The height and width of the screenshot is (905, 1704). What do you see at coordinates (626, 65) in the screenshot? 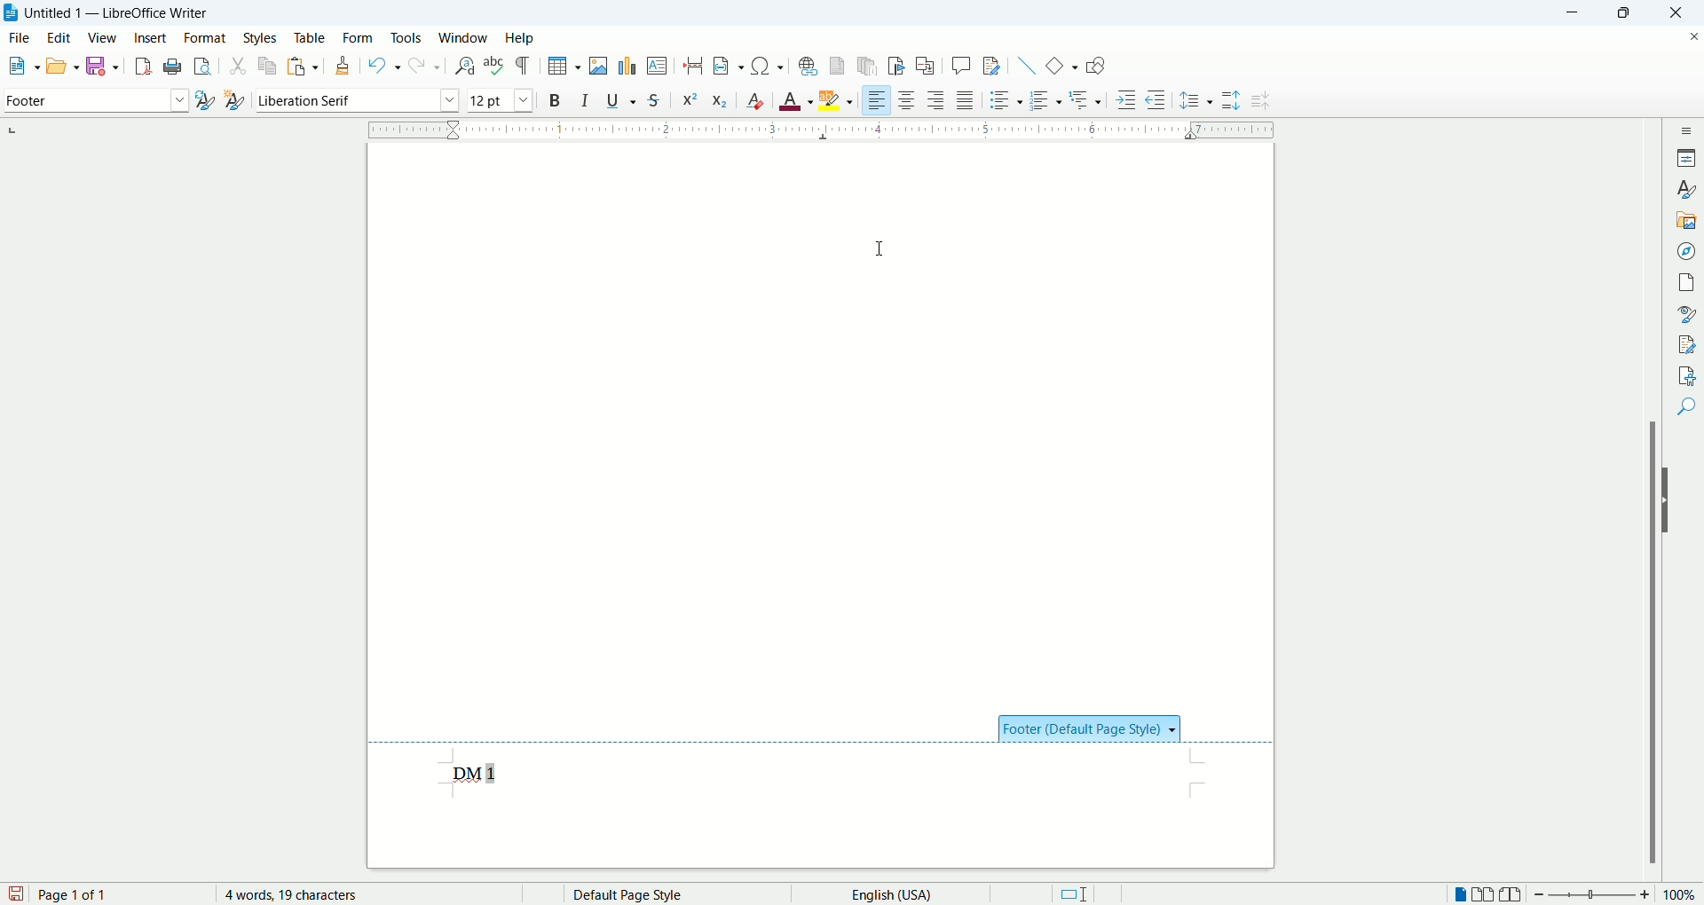
I see `insert chart` at bounding box center [626, 65].